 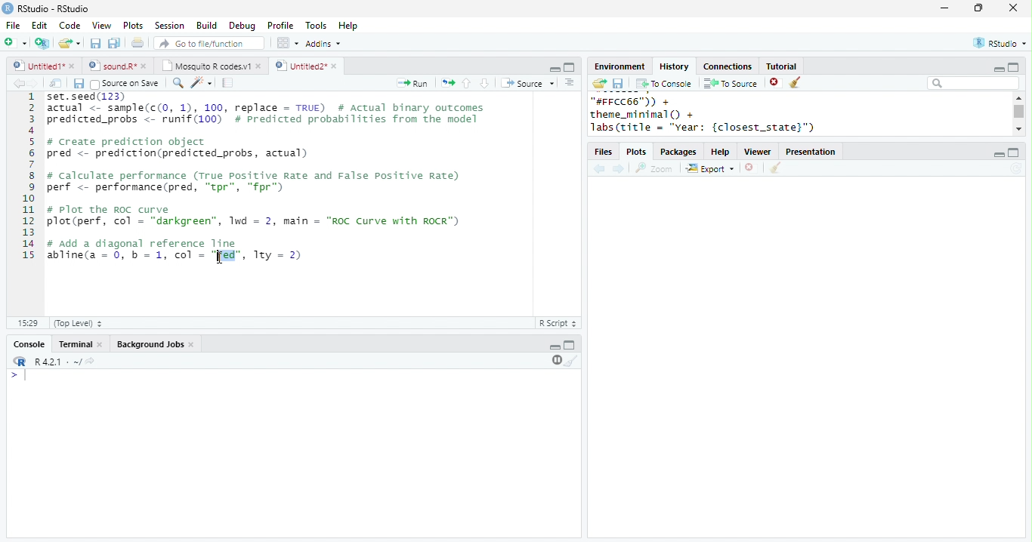 What do you see at coordinates (978, 8) in the screenshot?
I see `resize` at bounding box center [978, 8].